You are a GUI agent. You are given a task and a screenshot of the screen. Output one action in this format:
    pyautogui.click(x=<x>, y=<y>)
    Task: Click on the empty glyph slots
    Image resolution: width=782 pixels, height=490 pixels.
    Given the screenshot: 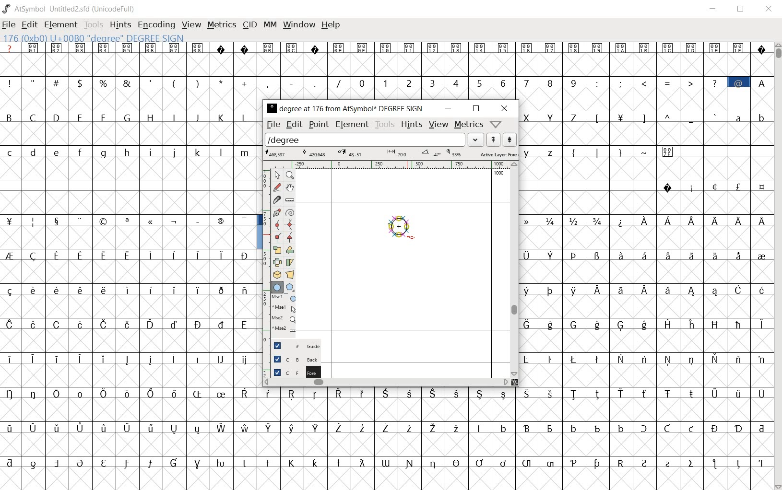 What is the action you would take?
    pyautogui.click(x=129, y=135)
    